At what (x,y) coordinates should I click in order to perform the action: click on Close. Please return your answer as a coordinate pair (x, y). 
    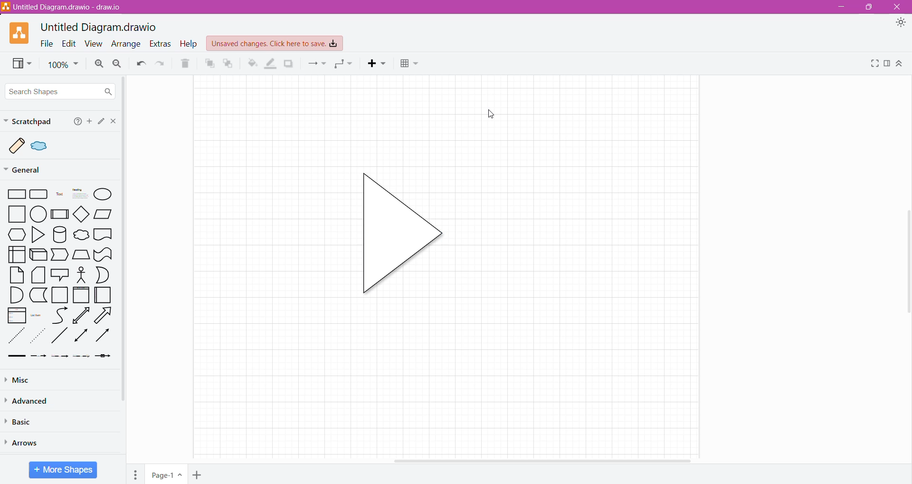
    Looking at the image, I should click on (898, 7).